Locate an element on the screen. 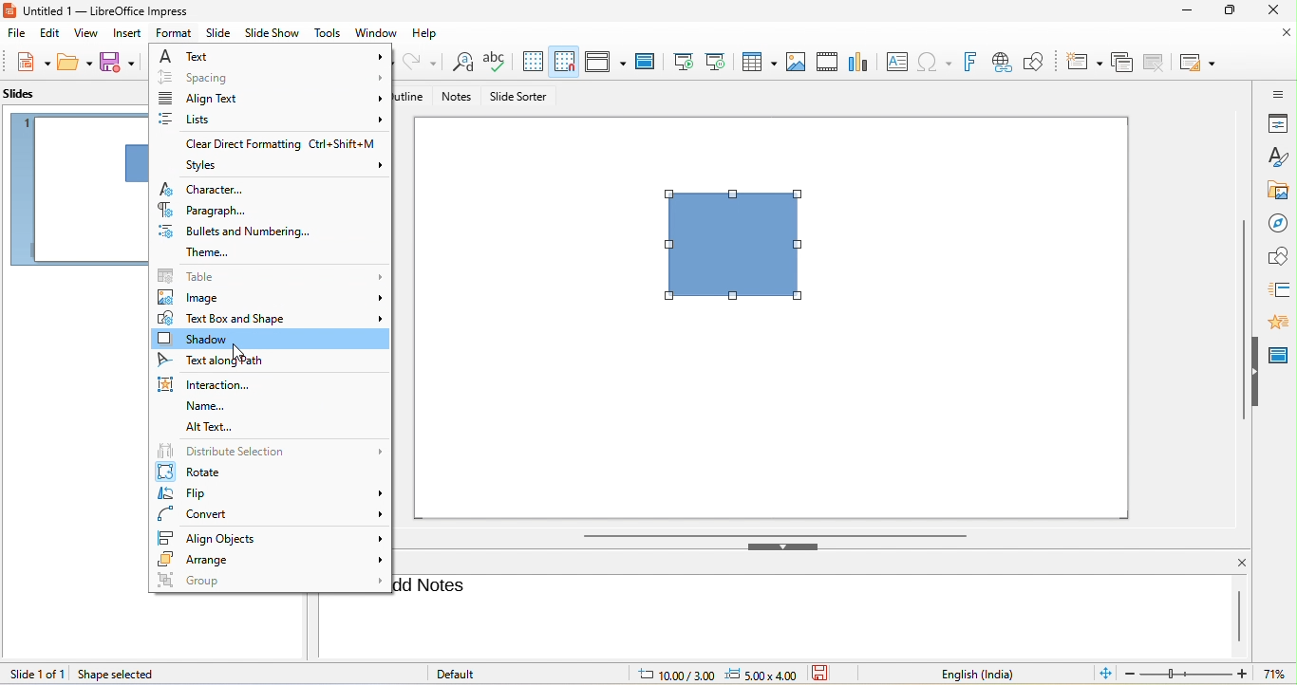  special character is located at coordinates (939, 62).